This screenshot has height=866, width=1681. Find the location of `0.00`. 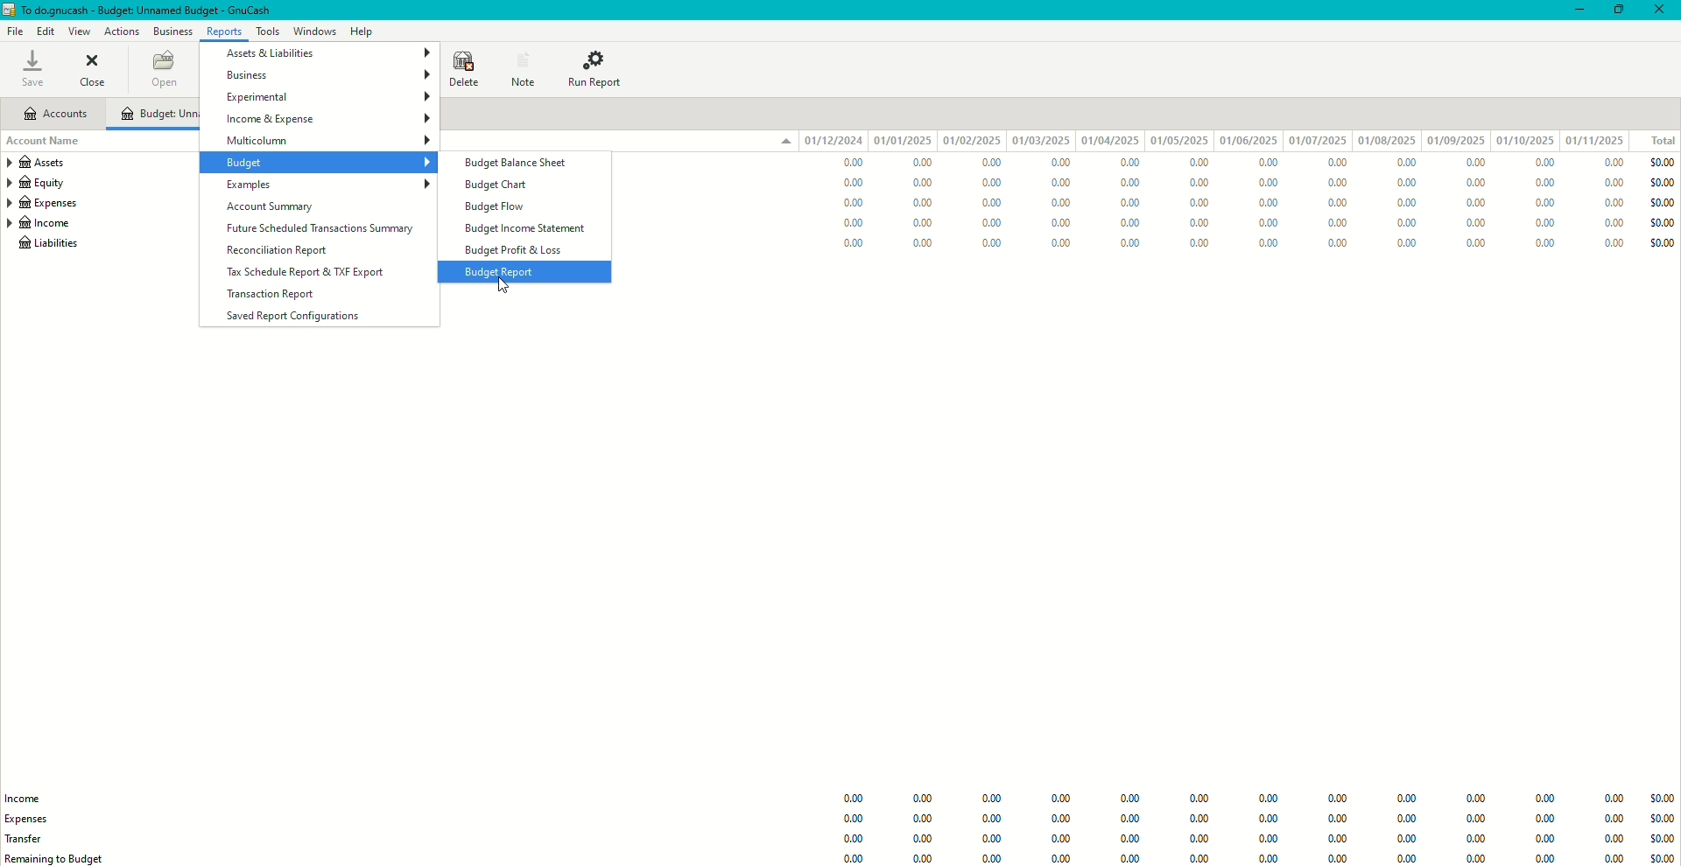

0.00 is located at coordinates (1052, 184).